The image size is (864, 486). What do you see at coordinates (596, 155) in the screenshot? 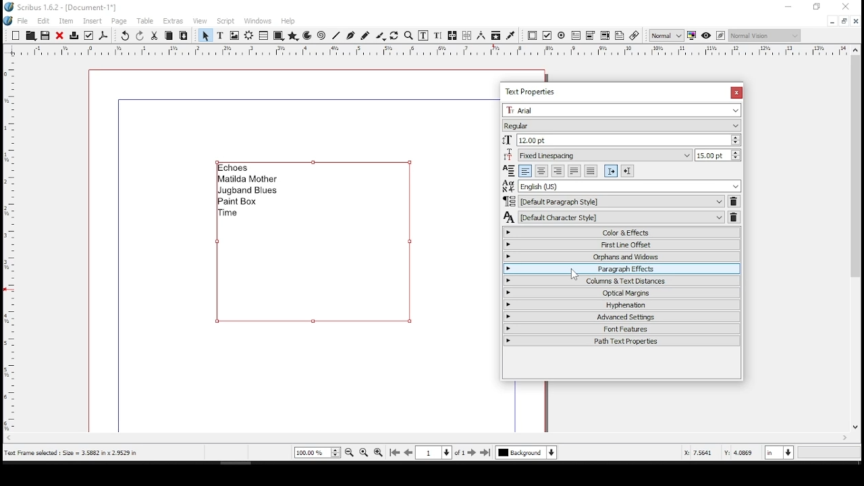
I see `line spacing mode` at bounding box center [596, 155].